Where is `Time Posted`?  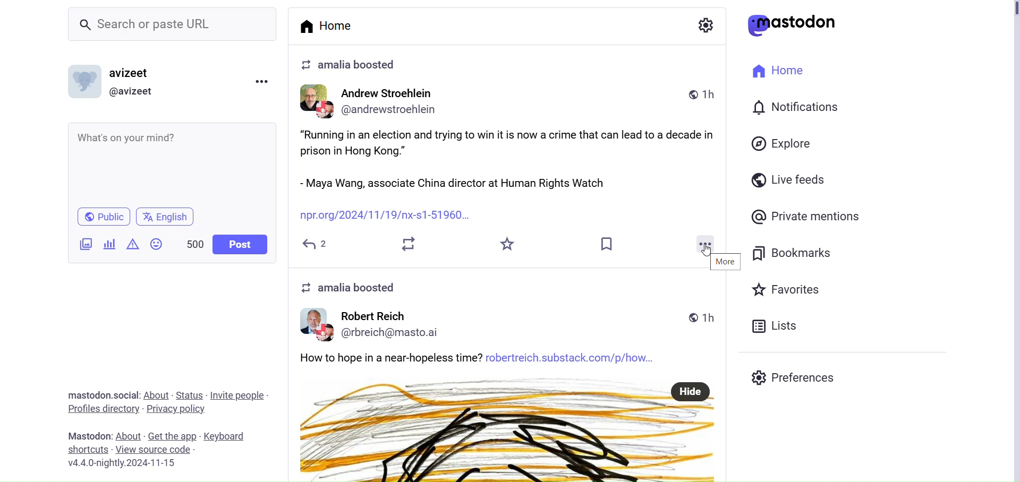
Time Posted is located at coordinates (699, 93).